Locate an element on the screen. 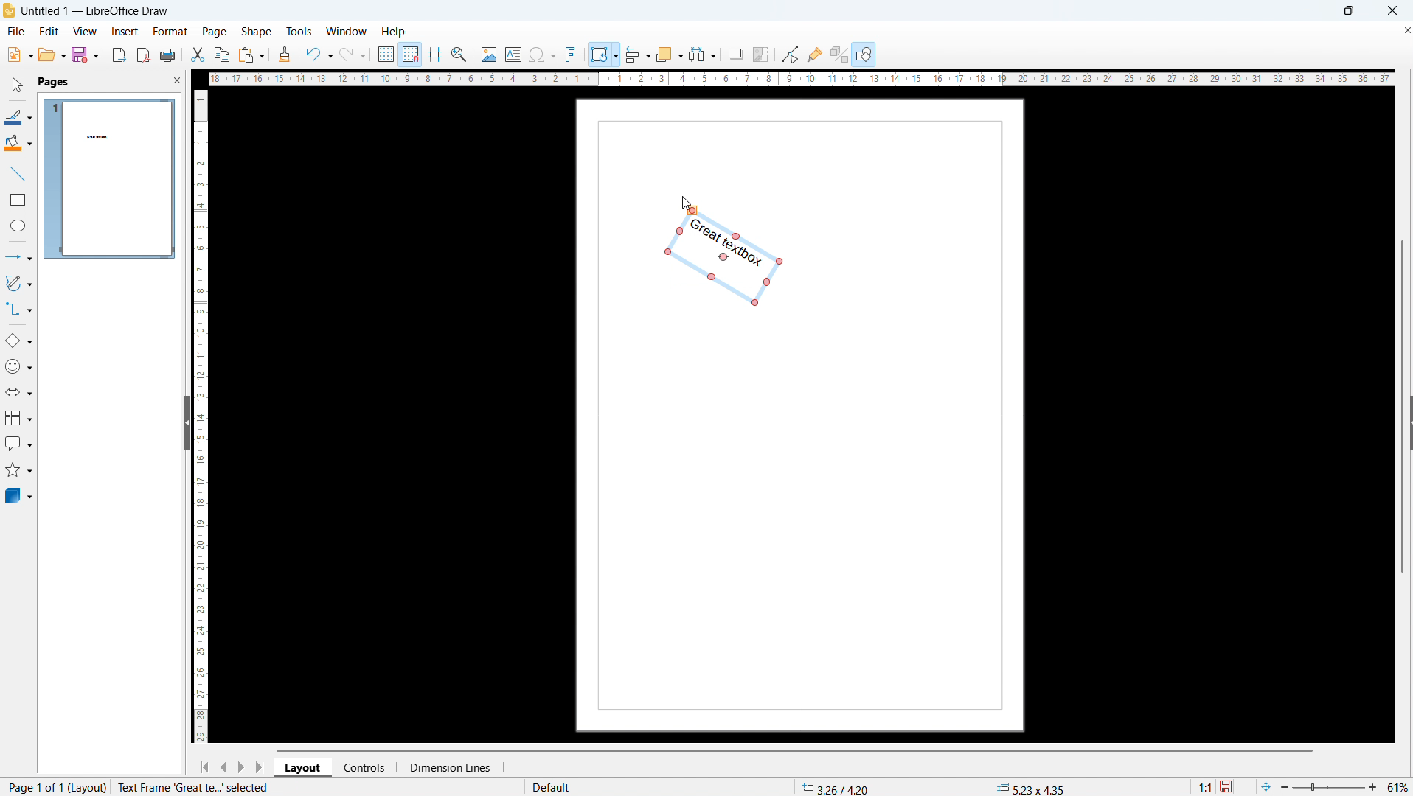 The height and width of the screenshot is (796, 1413). pages is located at coordinates (53, 81).